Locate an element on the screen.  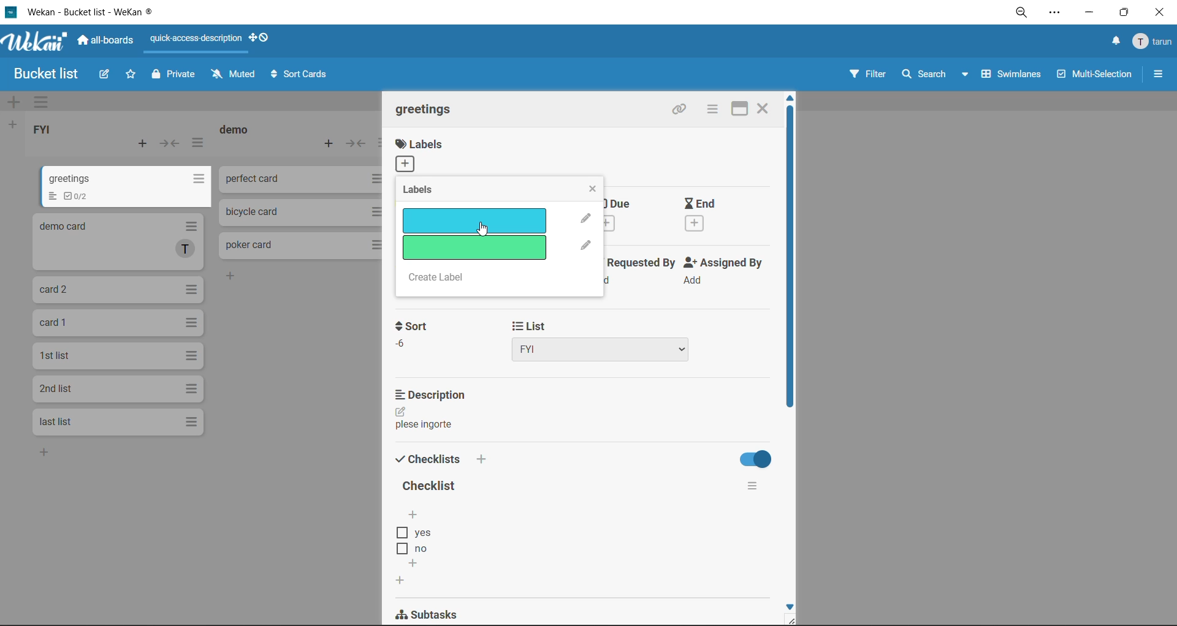
label option 1 is located at coordinates (474, 221).